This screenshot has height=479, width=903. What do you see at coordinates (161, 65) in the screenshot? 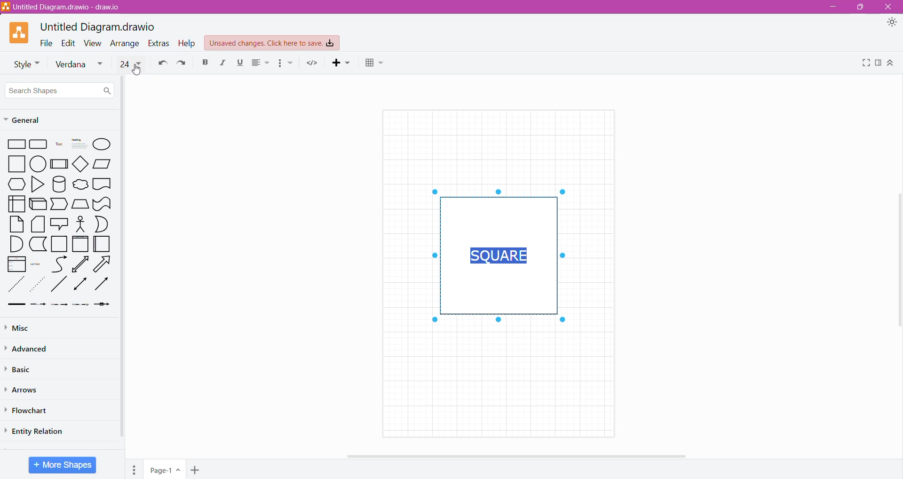
I see `Undo` at bounding box center [161, 65].